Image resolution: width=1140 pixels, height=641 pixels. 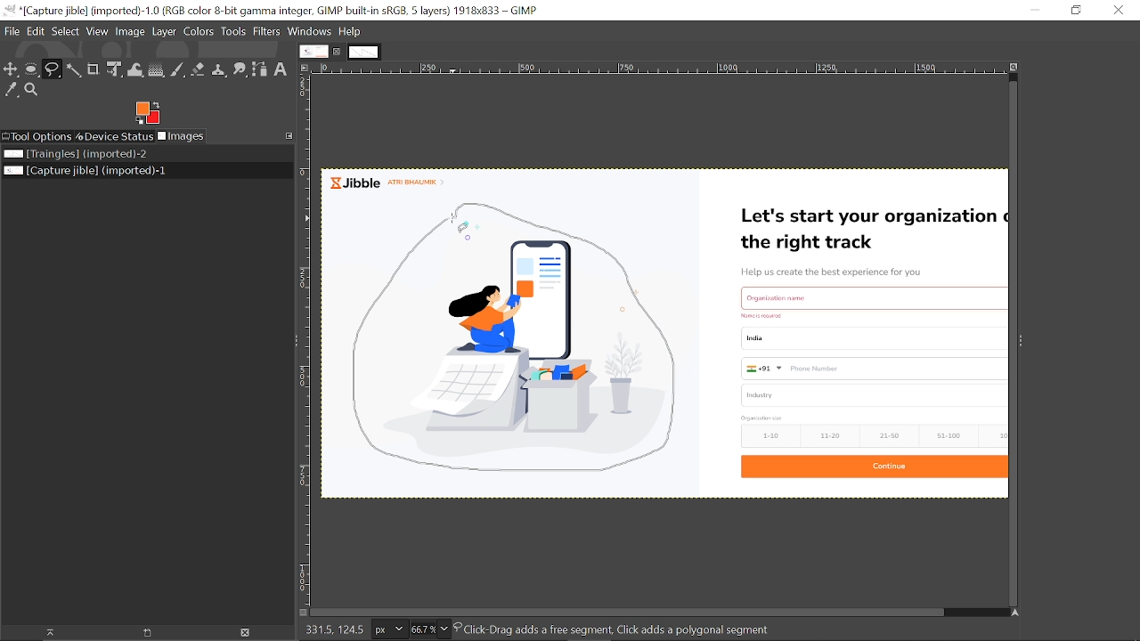 I want to click on File, so click(x=12, y=31).